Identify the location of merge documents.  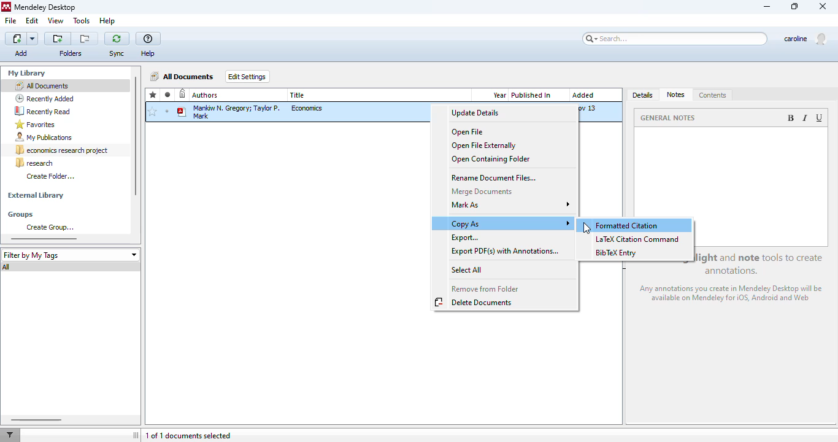
(482, 192).